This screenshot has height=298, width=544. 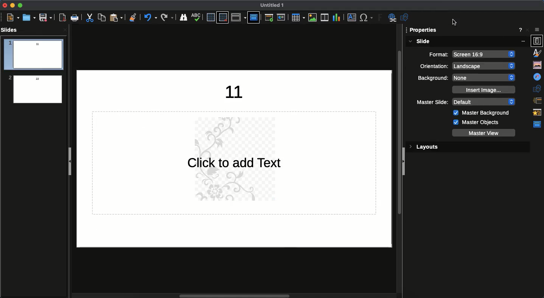 I want to click on close, so click(x=65, y=30).